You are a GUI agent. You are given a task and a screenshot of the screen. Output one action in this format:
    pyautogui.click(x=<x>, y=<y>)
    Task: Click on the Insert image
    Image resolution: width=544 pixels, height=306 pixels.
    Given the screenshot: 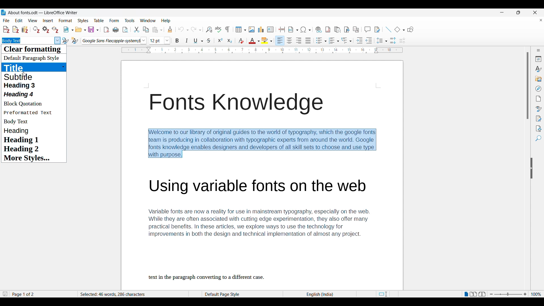 What is the action you would take?
    pyautogui.click(x=252, y=29)
    